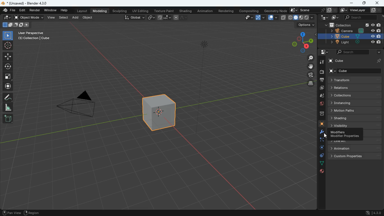 This screenshot has height=216, width=384. I want to click on camera, so click(353, 31).